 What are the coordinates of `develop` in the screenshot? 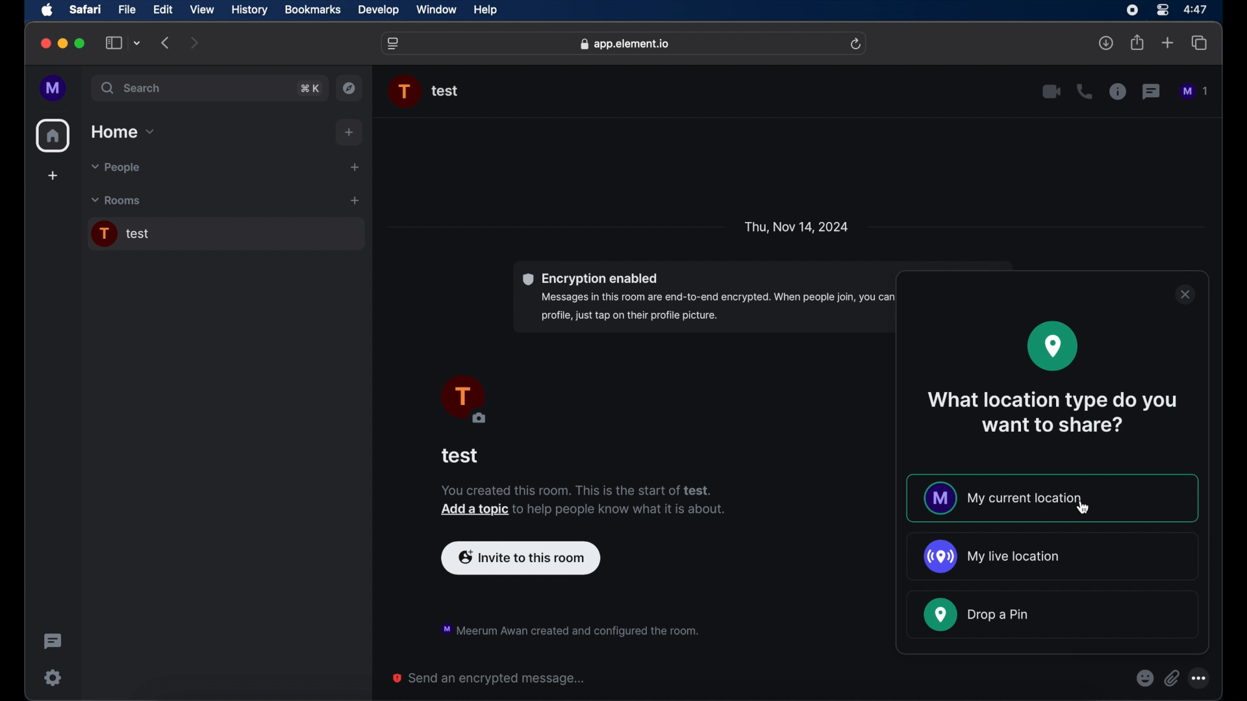 It's located at (379, 10).